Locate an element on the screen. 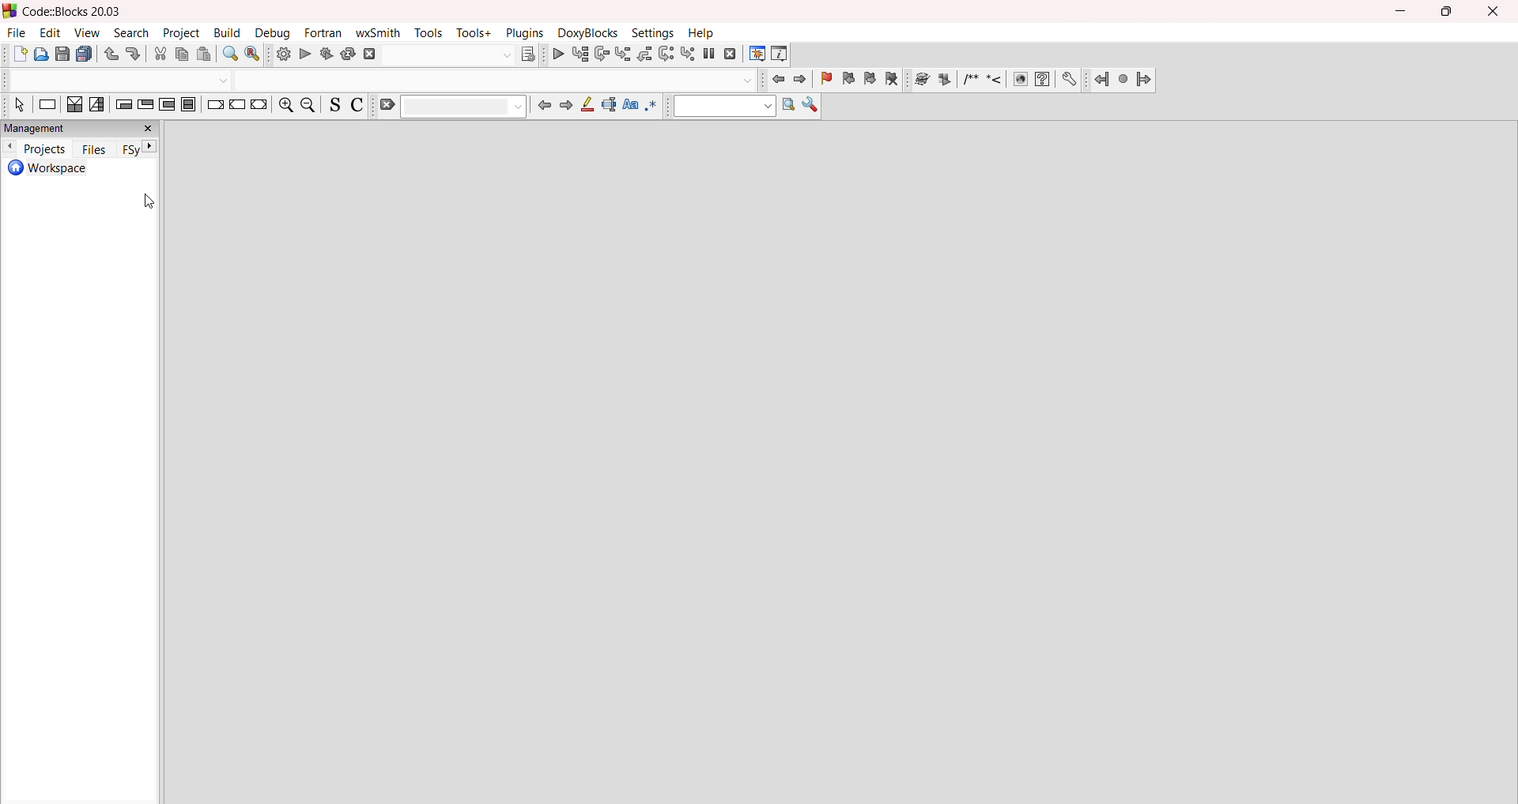  Extract is located at coordinates (945, 79).